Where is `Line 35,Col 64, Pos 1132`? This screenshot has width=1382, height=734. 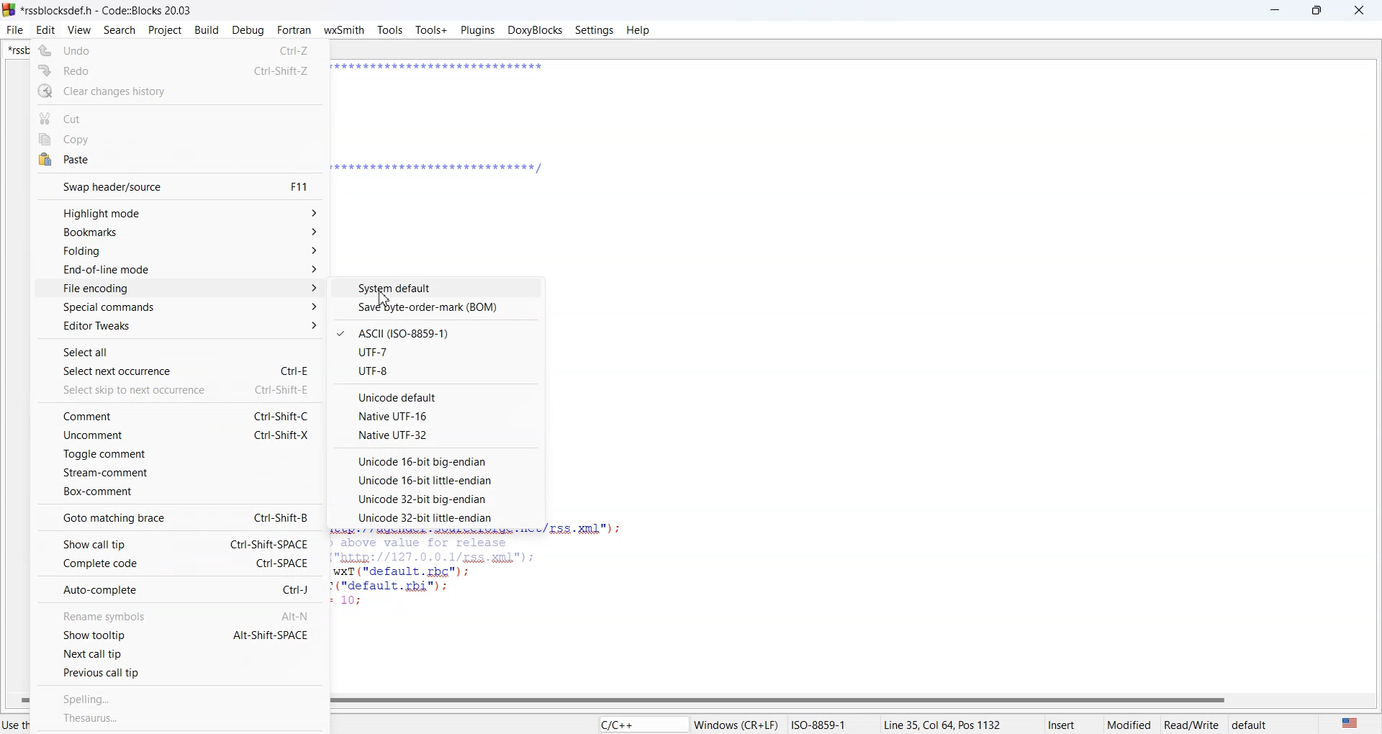
Line 35,Col 64, Pos 1132 is located at coordinates (963, 723).